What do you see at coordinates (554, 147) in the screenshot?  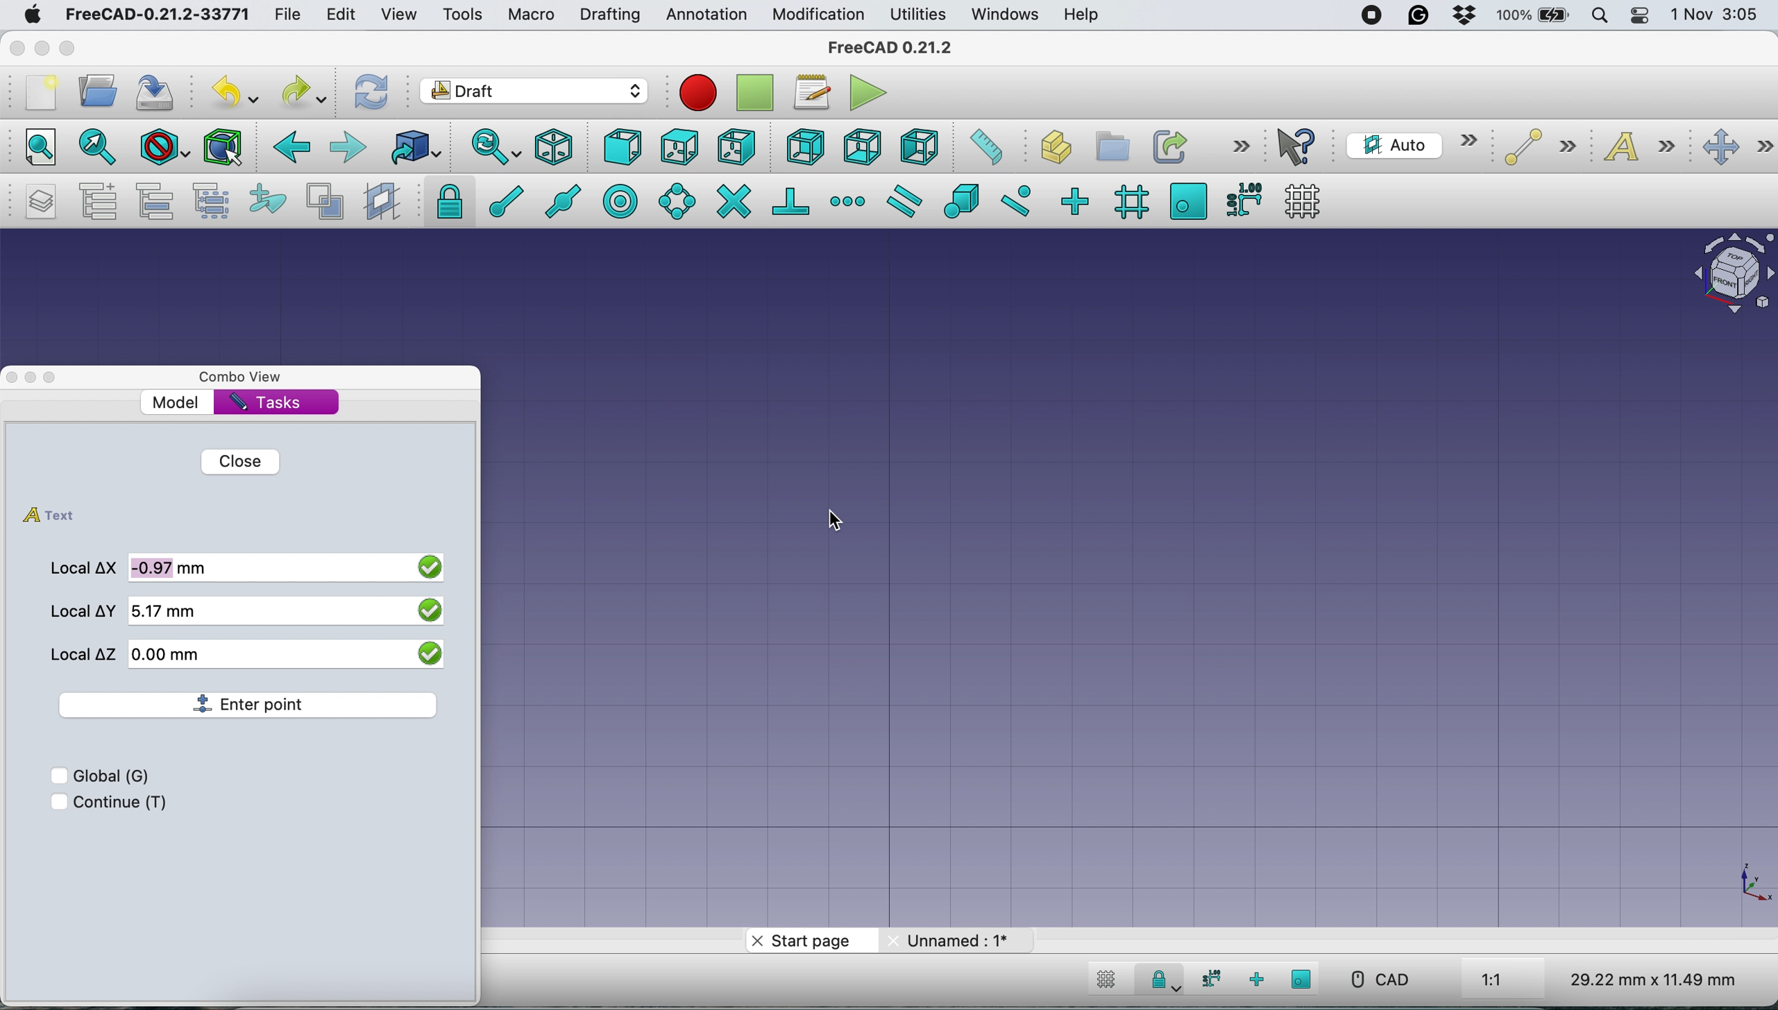 I see `isometric` at bounding box center [554, 147].